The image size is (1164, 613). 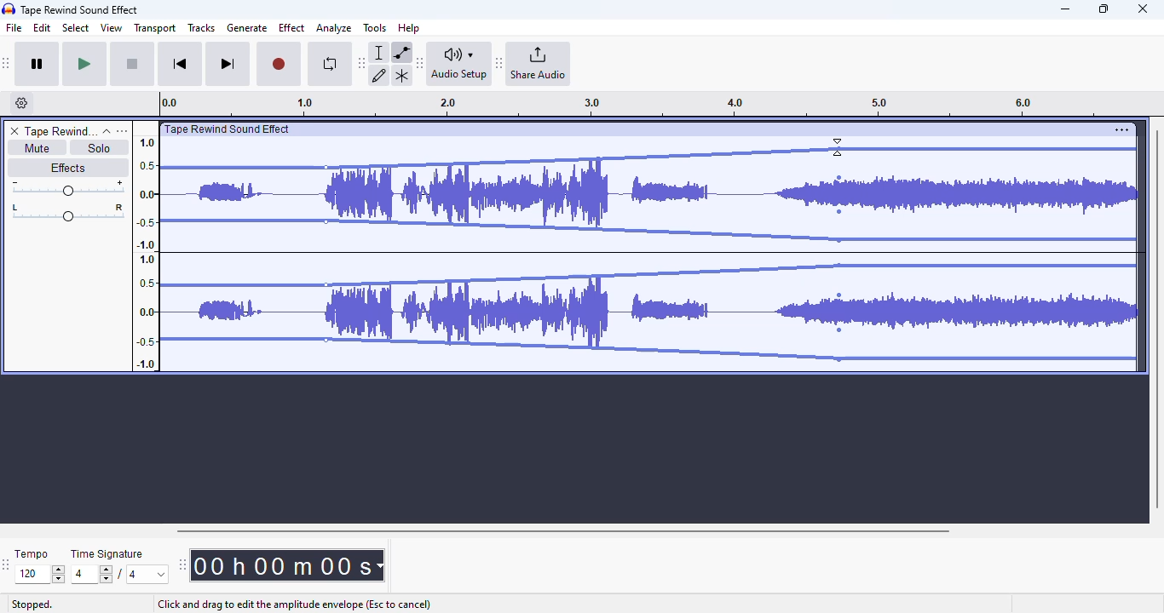 What do you see at coordinates (36, 148) in the screenshot?
I see `mute` at bounding box center [36, 148].